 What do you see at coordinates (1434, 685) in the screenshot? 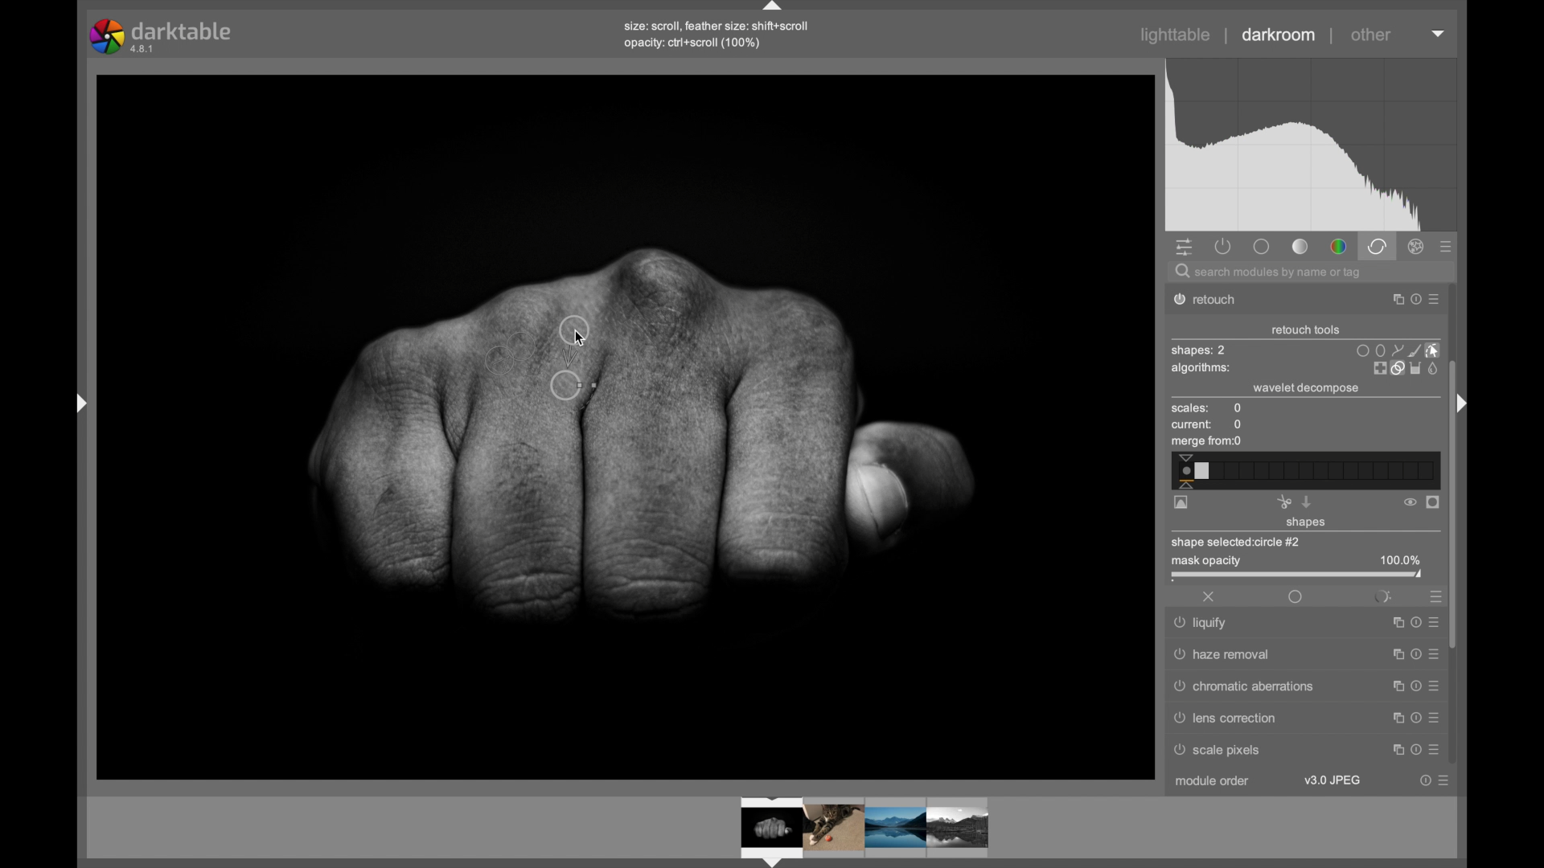
I see `more options` at bounding box center [1434, 685].